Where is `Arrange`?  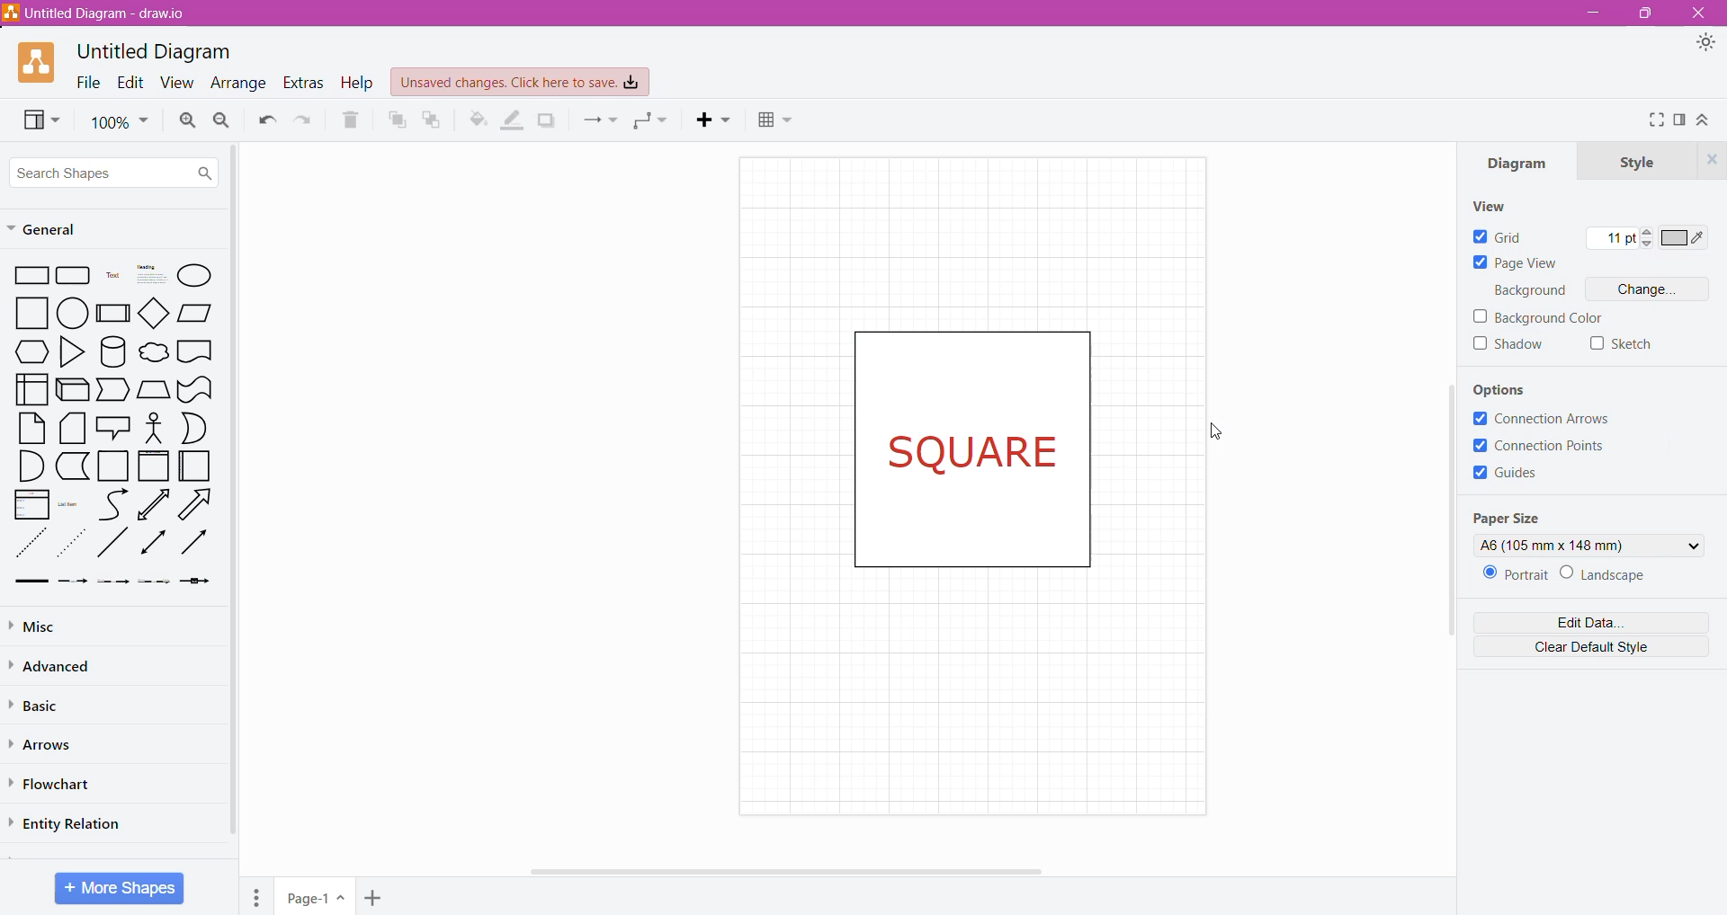 Arrange is located at coordinates (240, 83).